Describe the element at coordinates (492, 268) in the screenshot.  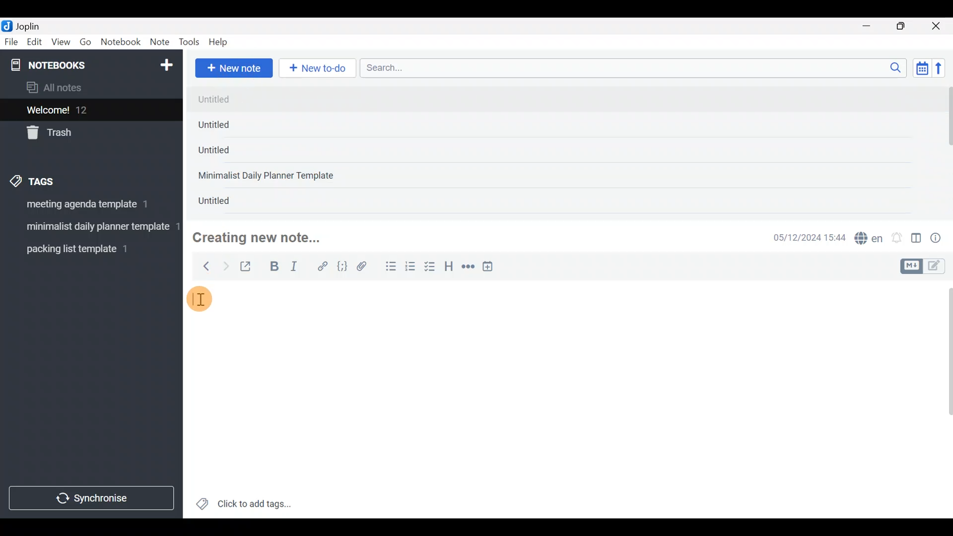
I see `Insert time` at that location.